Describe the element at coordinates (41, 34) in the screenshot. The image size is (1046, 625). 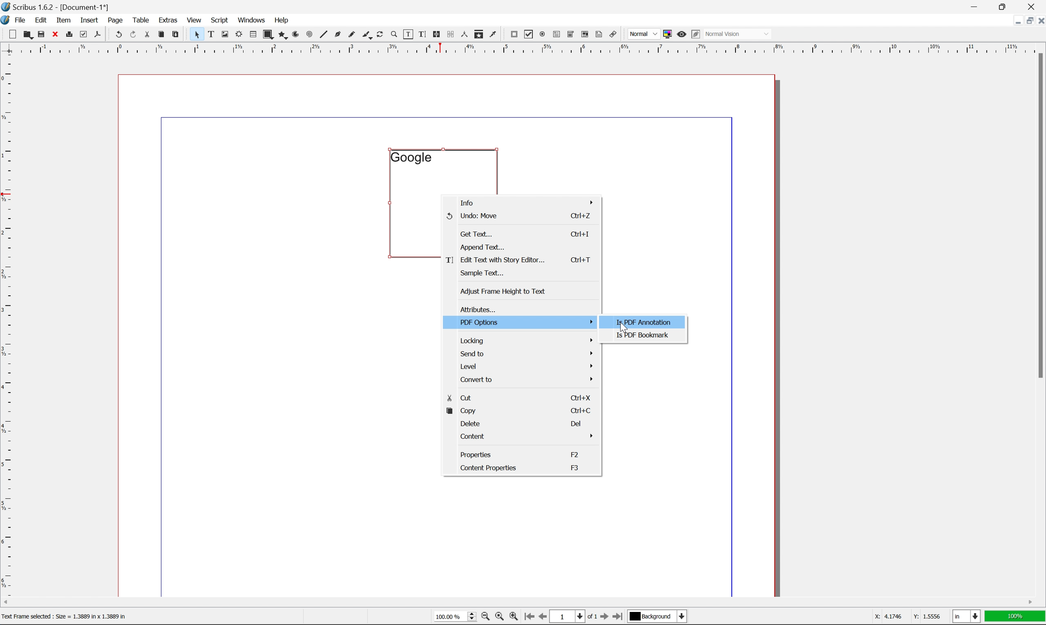
I see `save` at that location.